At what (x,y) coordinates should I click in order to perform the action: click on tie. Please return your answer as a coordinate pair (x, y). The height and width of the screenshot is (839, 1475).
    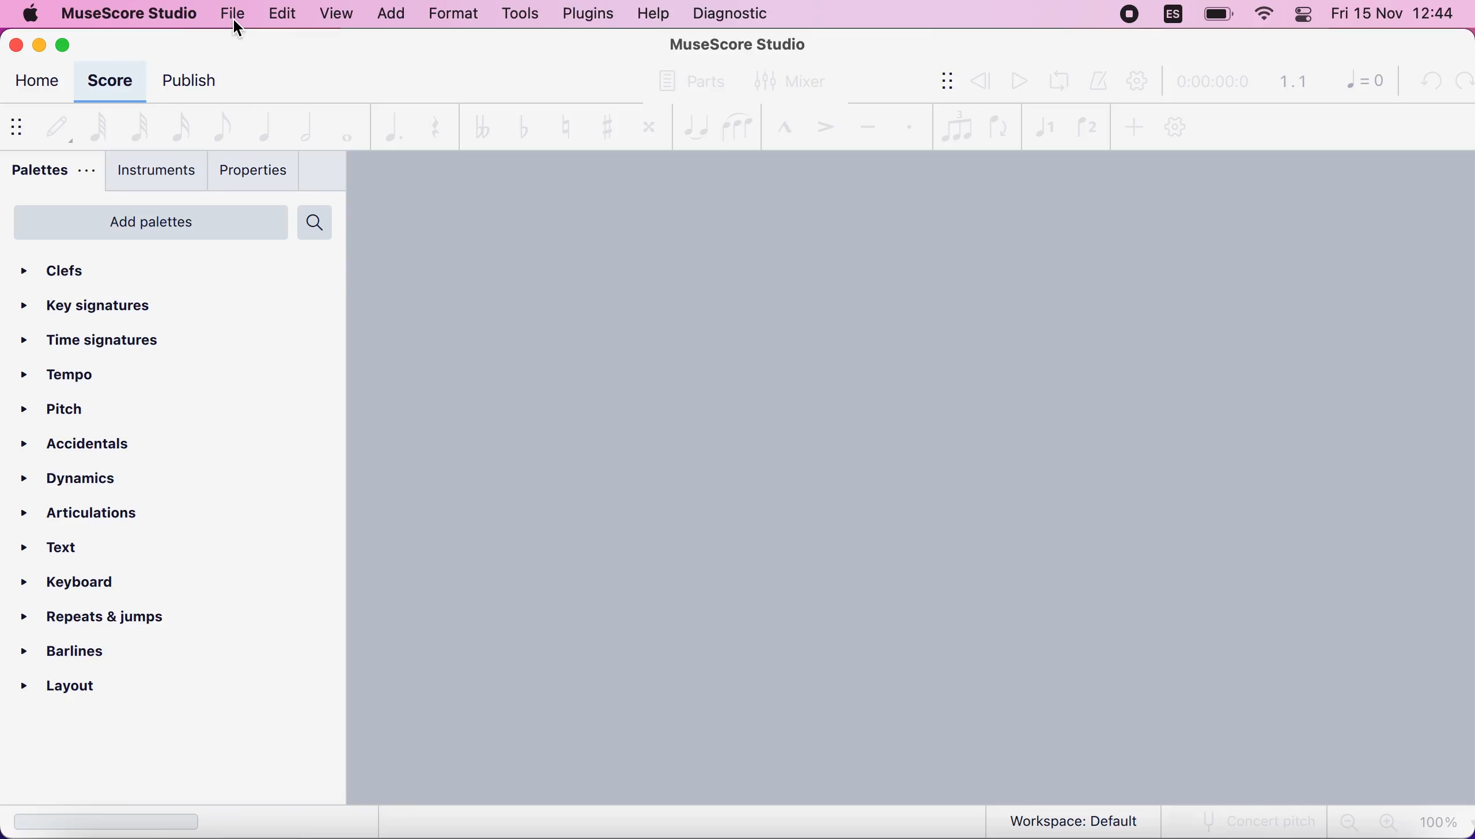
    Looking at the image, I should click on (691, 123).